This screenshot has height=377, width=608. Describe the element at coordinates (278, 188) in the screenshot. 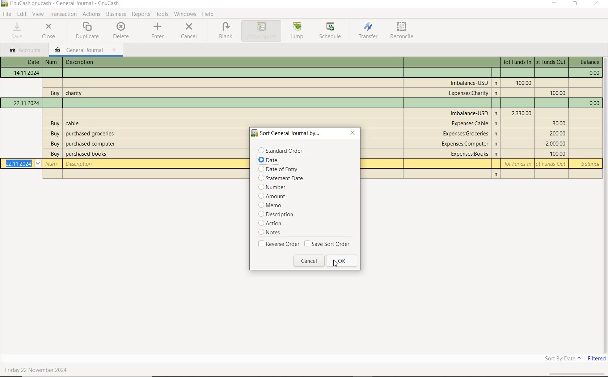

I see `number` at that location.